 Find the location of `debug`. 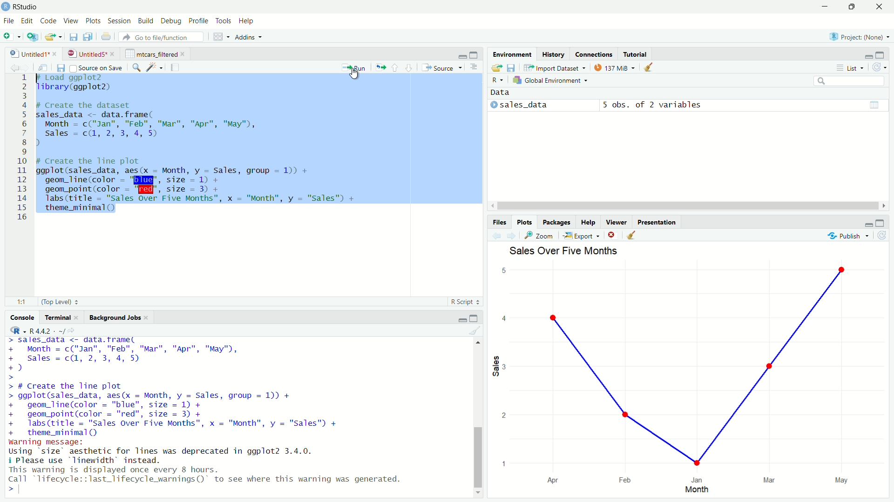

debug is located at coordinates (171, 22).